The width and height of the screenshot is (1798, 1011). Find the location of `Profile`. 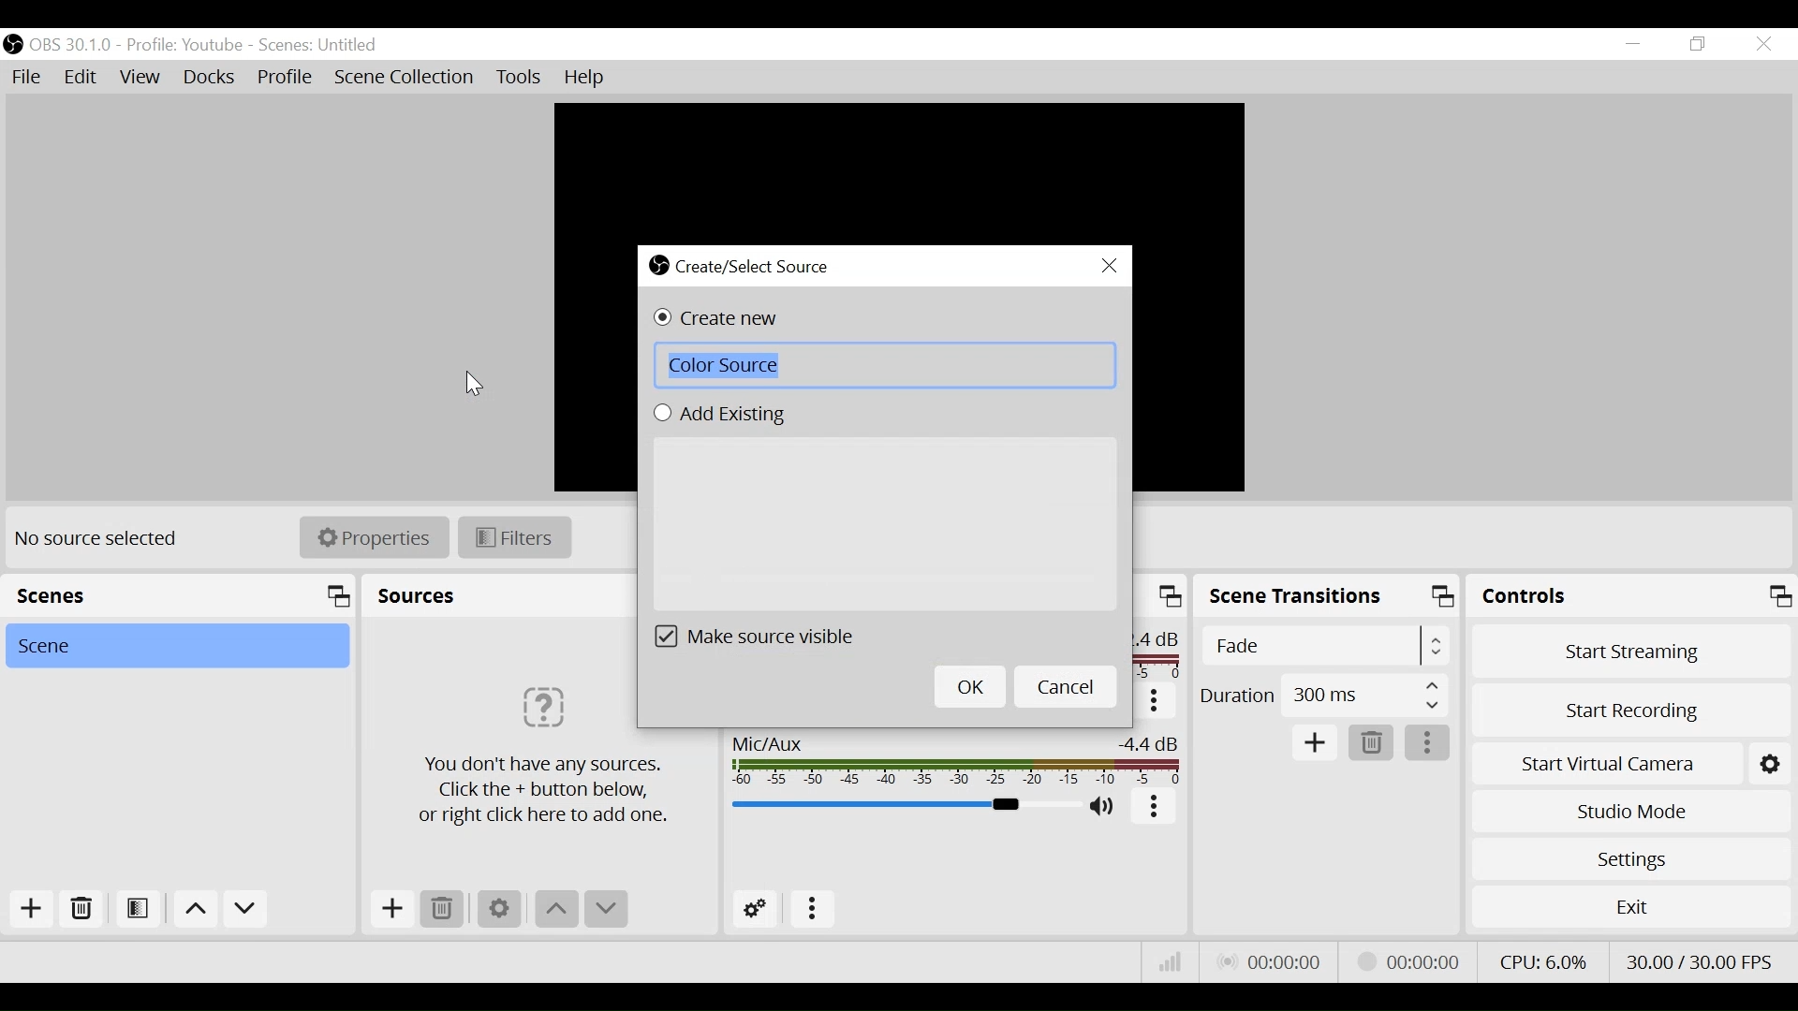

Profile is located at coordinates (286, 77).